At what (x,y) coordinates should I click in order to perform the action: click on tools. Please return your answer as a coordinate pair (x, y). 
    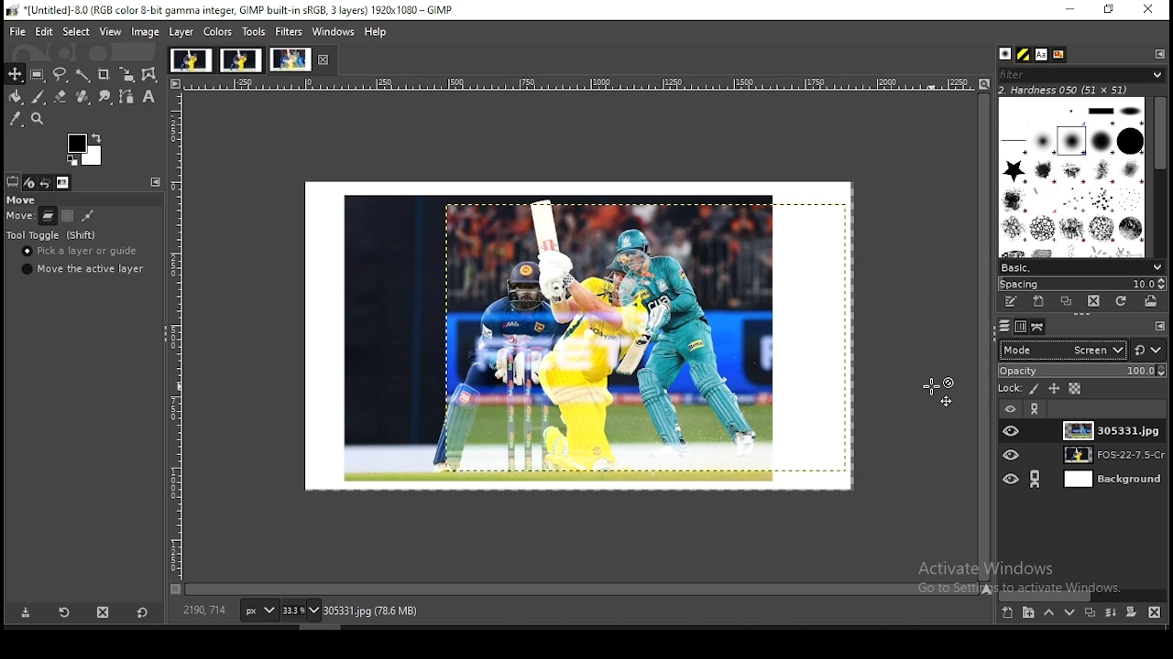
    Looking at the image, I should click on (255, 31).